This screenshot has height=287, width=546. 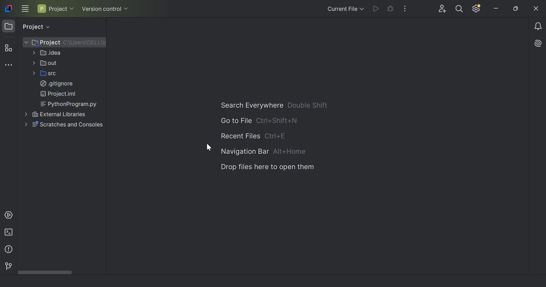 What do you see at coordinates (106, 9) in the screenshot?
I see `Version control` at bounding box center [106, 9].